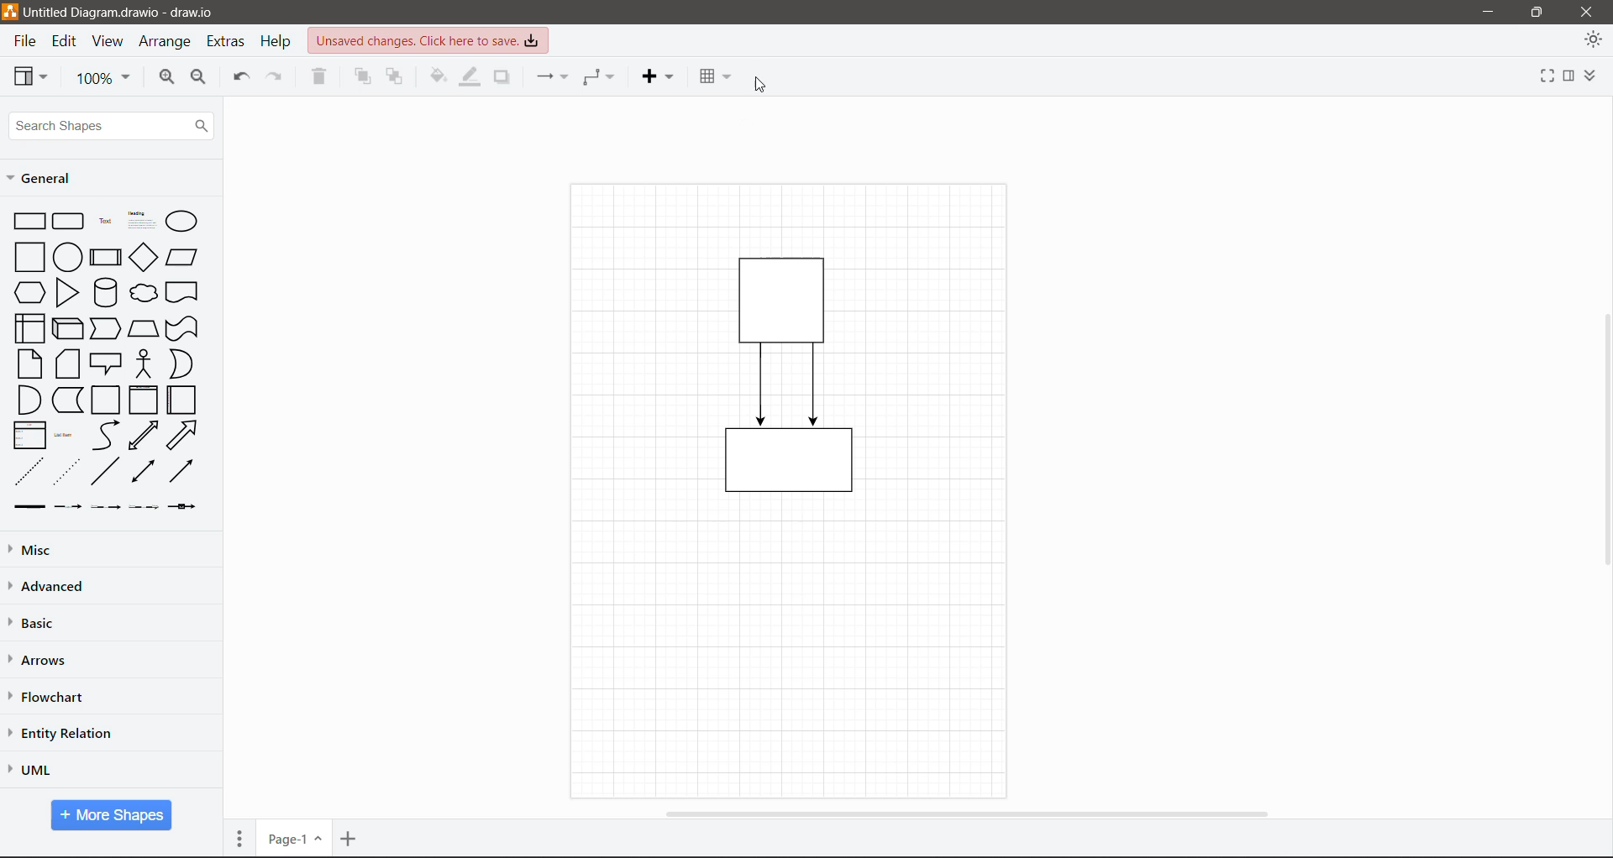 The image size is (1613, 858). I want to click on Text, so click(105, 219).